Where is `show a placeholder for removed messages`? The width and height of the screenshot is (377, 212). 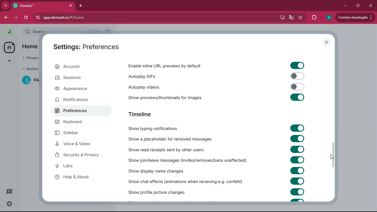 show a placeholder for removed messages is located at coordinates (170, 139).